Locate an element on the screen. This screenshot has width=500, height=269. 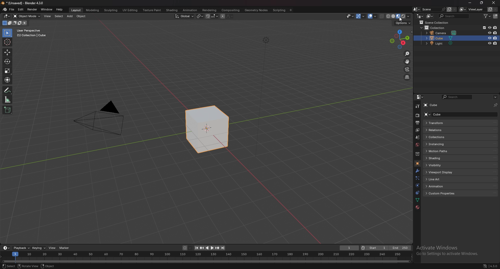
compisiting is located at coordinates (230, 10).